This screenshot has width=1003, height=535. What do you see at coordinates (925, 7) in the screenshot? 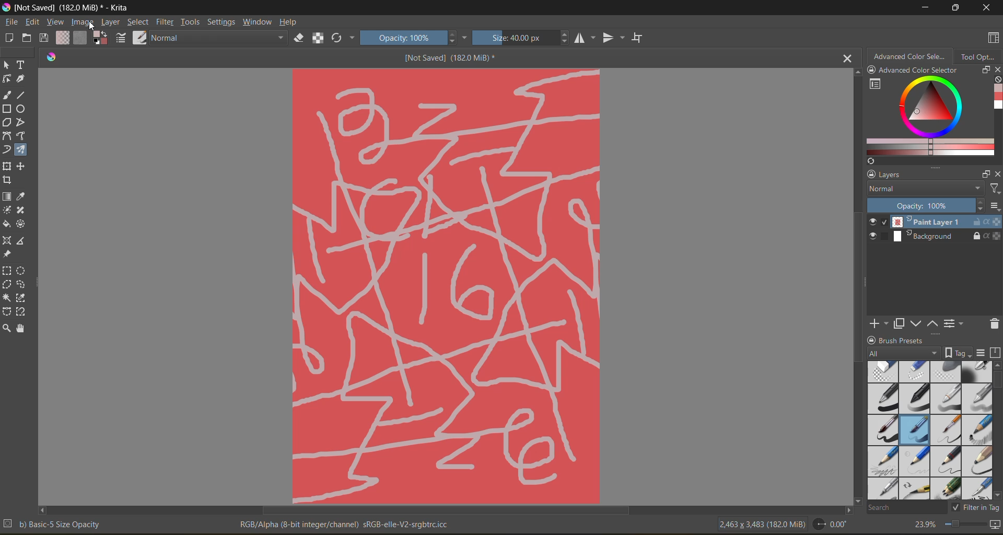
I see `minimize` at bounding box center [925, 7].